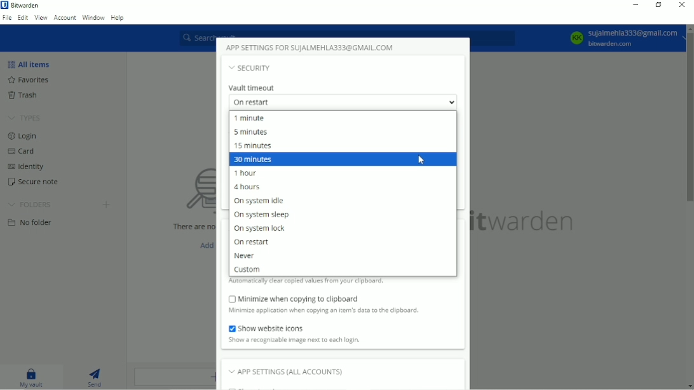 This screenshot has height=390, width=694. I want to click on Login, so click(25, 137).